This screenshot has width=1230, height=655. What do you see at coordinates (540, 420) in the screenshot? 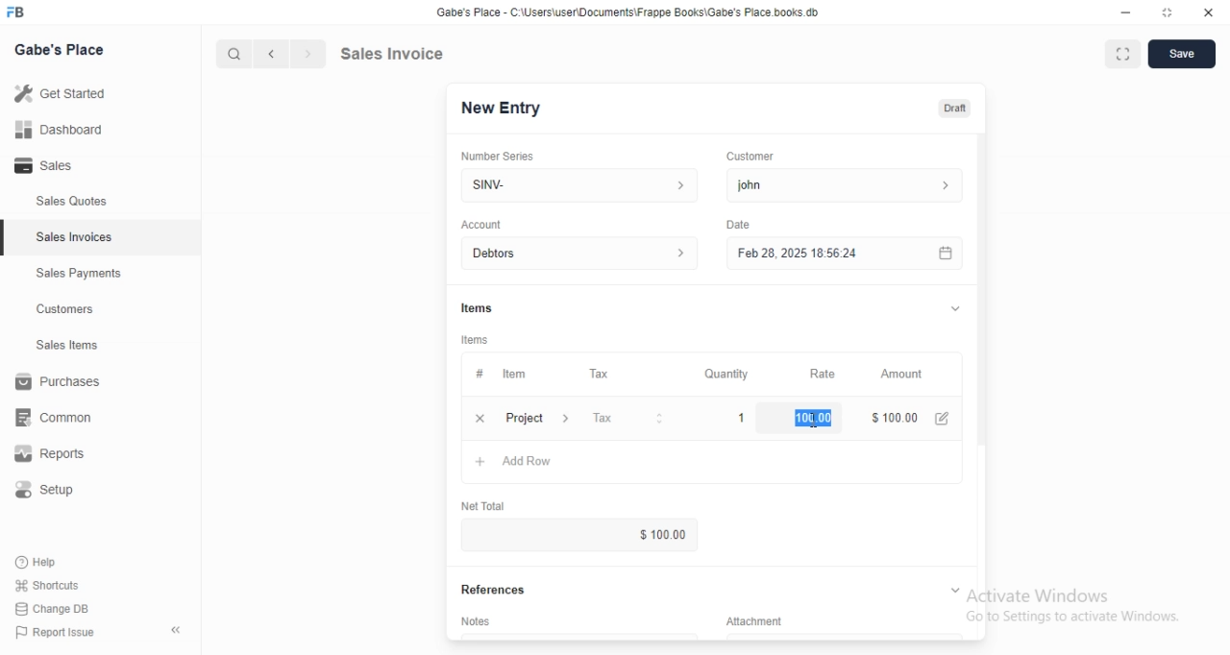
I see `Project` at bounding box center [540, 420].